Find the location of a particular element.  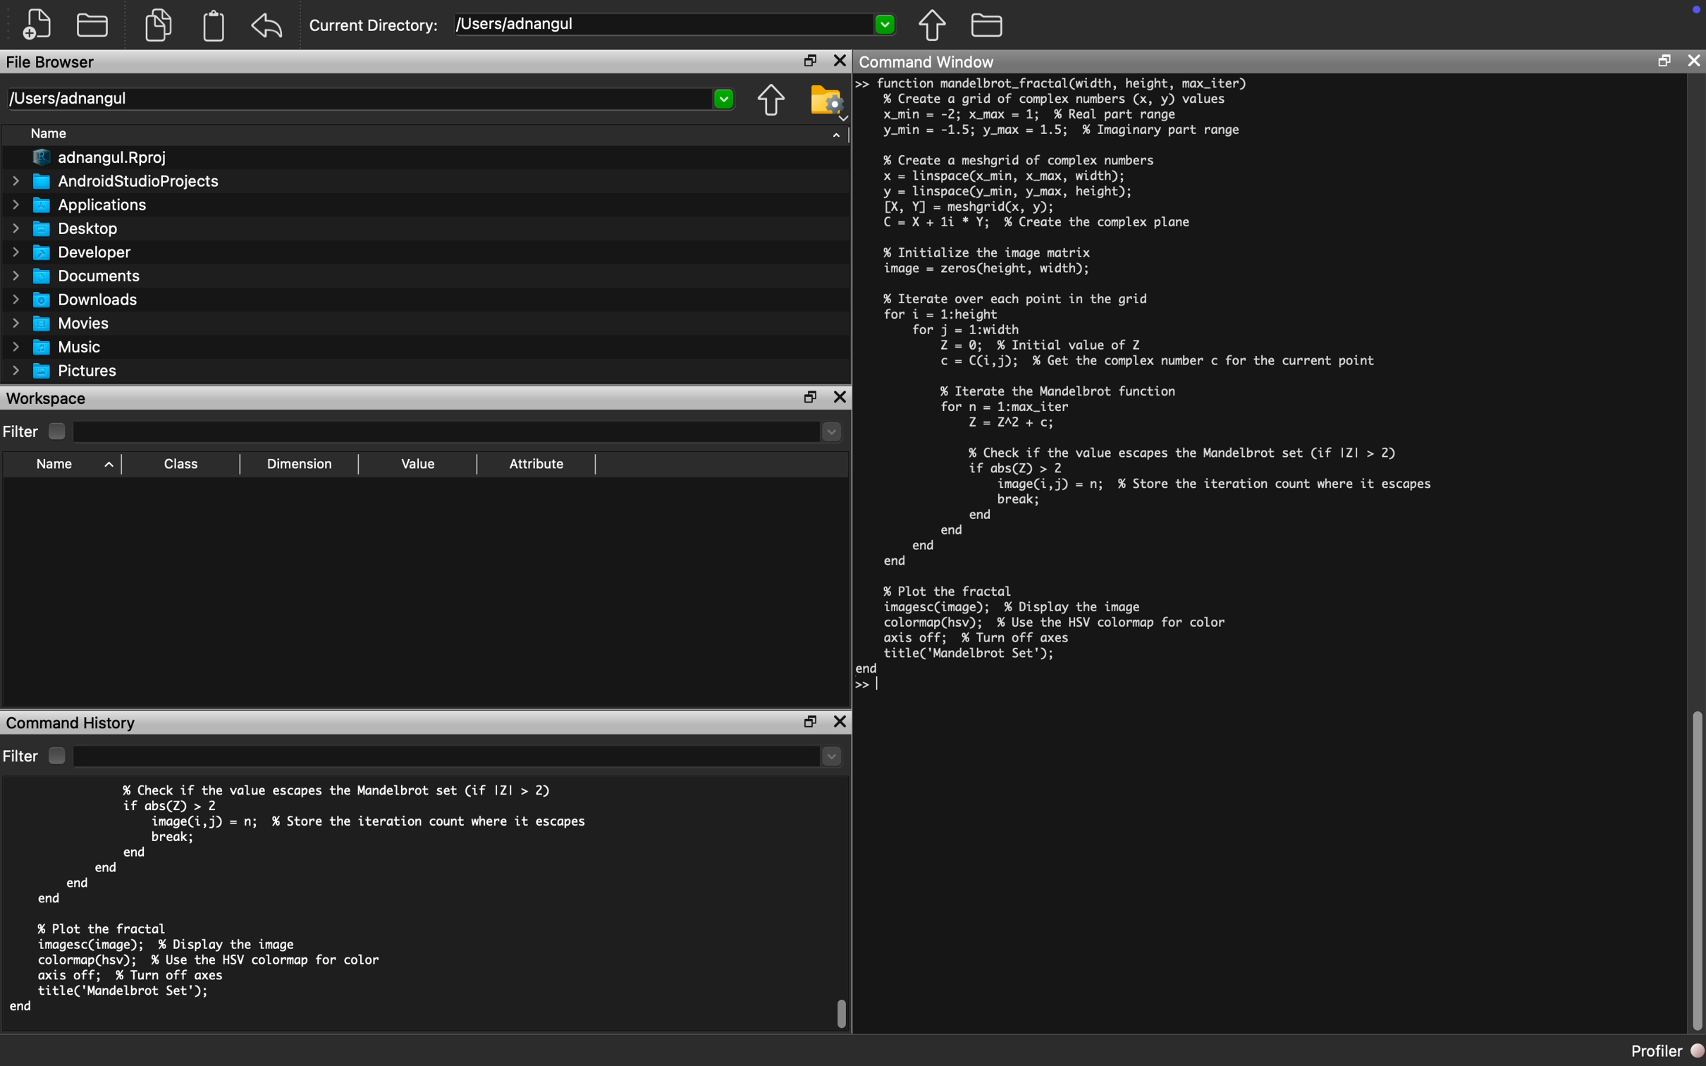

% Initialize the image matri
image = zeros(height, width); is located at coordinates (984, 261).